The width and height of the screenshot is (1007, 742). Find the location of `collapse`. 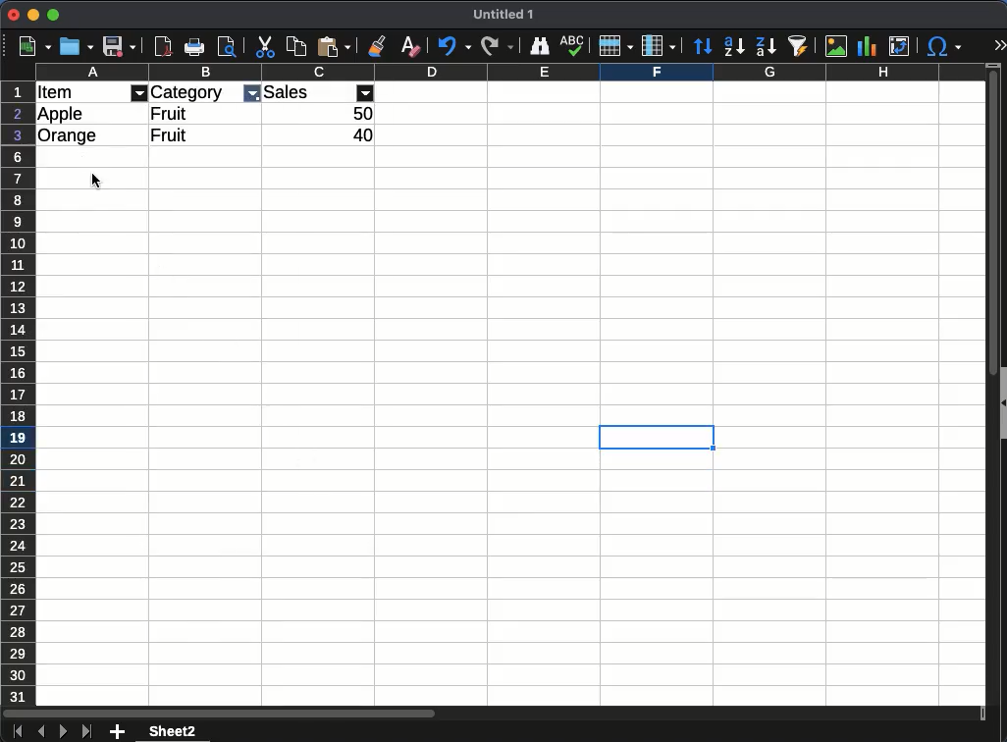

collapse is located at coordinates (1001, 401).